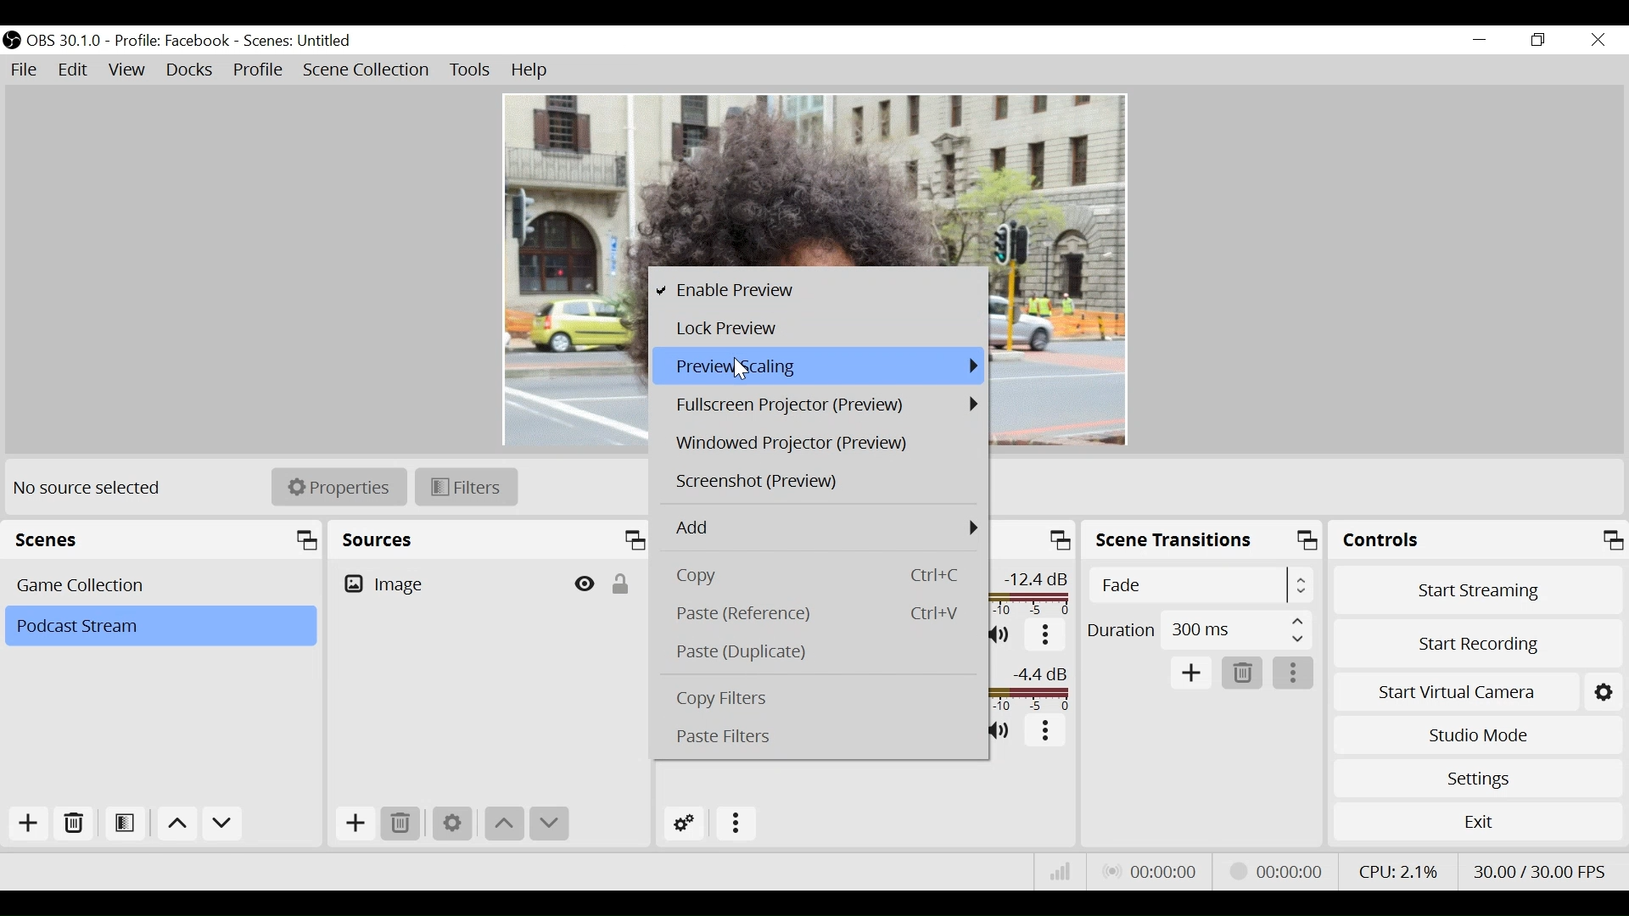 This screenshot has height=916, width=1629. Describe the element at coordinates (401, 825) in the screenshot. I see `Remove` at that location.